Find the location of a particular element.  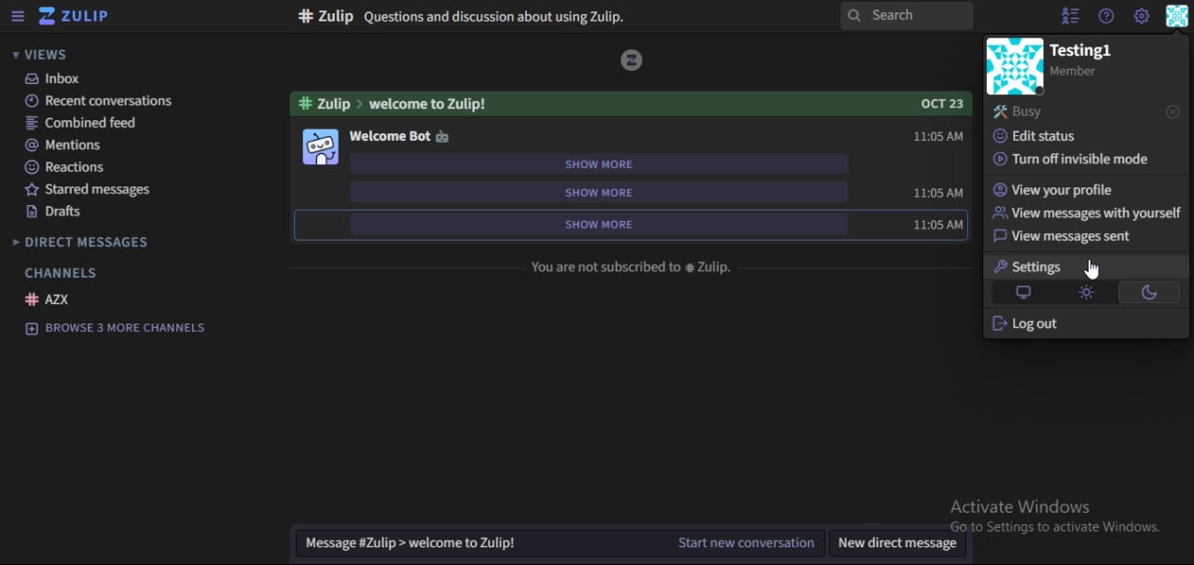

search is located at coordinates (910, 17).